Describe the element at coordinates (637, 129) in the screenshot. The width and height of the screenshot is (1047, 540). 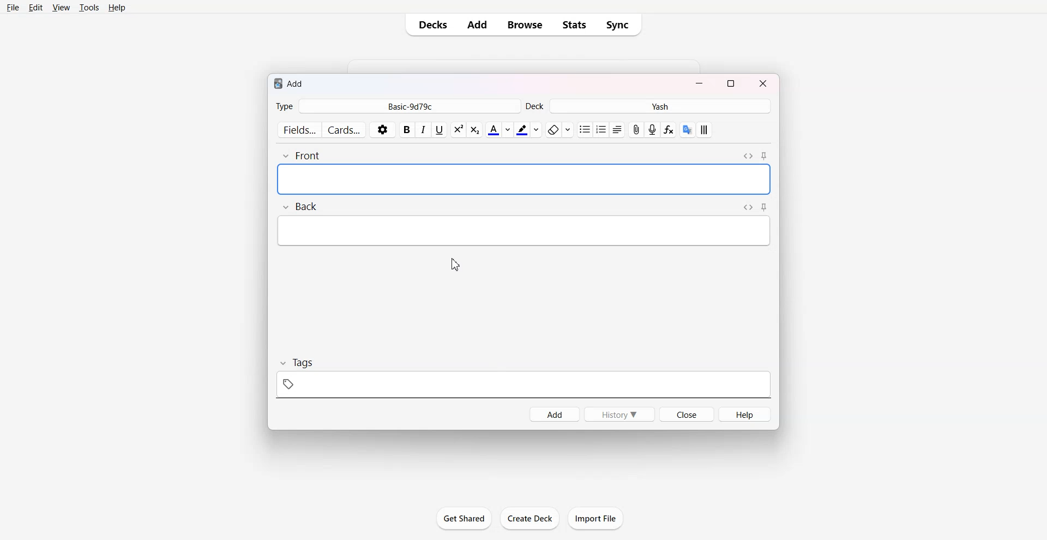
I see `Attach File` at that location.